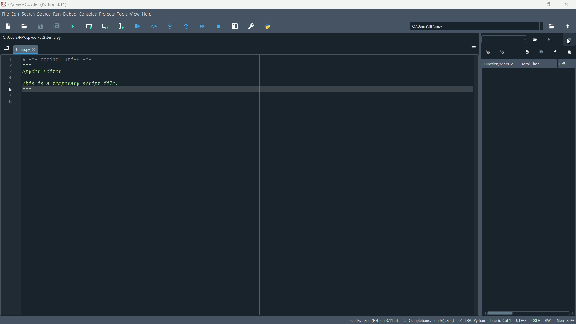 The width and height of the screenshot is (576, 324). I want to click on 4, so click(10, 77).